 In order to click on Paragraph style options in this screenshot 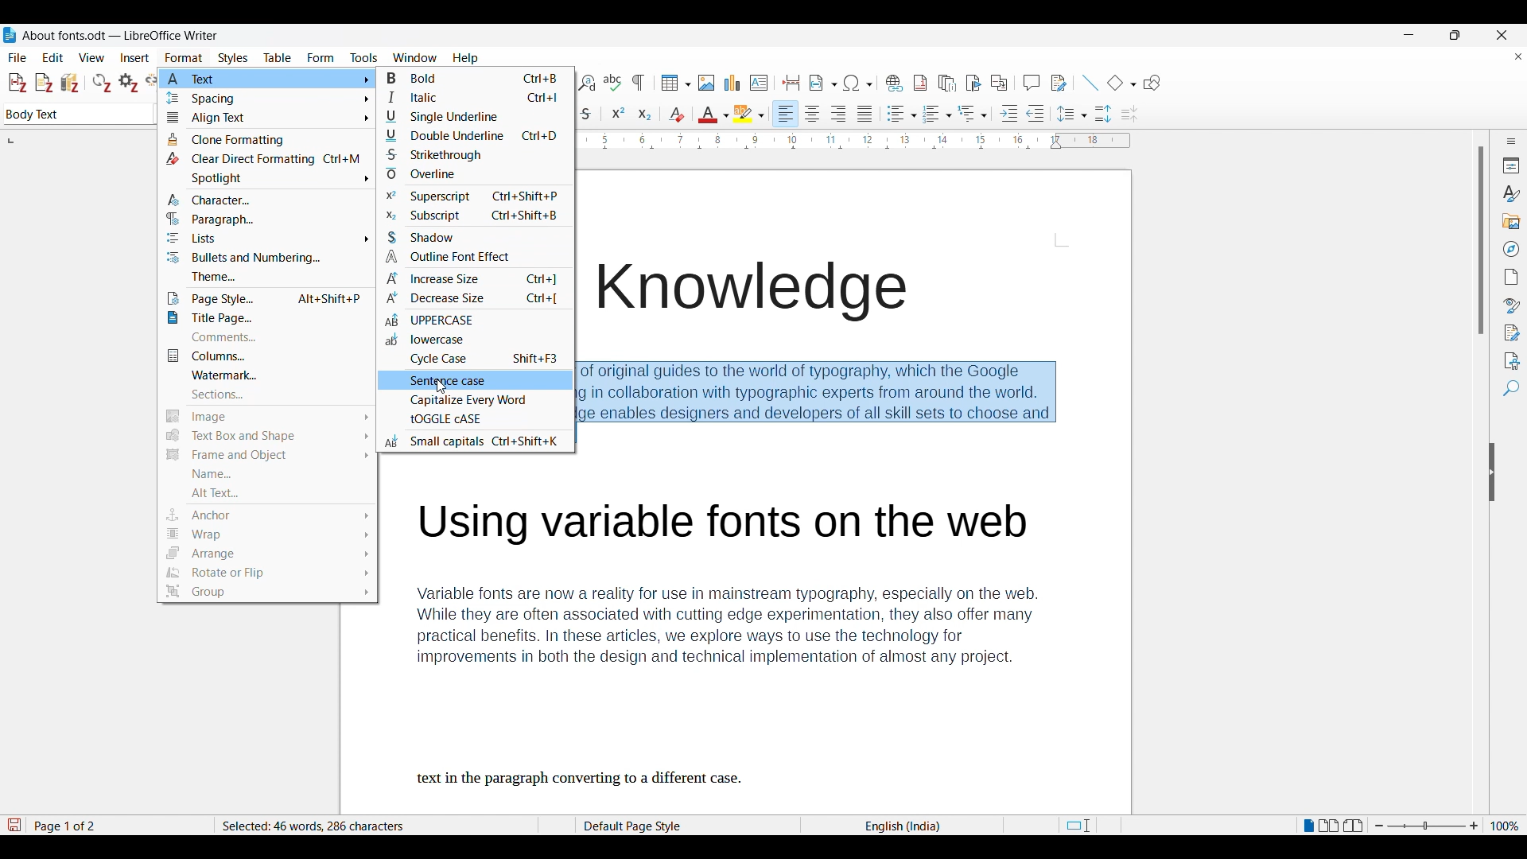, I will do `click(79, 114)`.